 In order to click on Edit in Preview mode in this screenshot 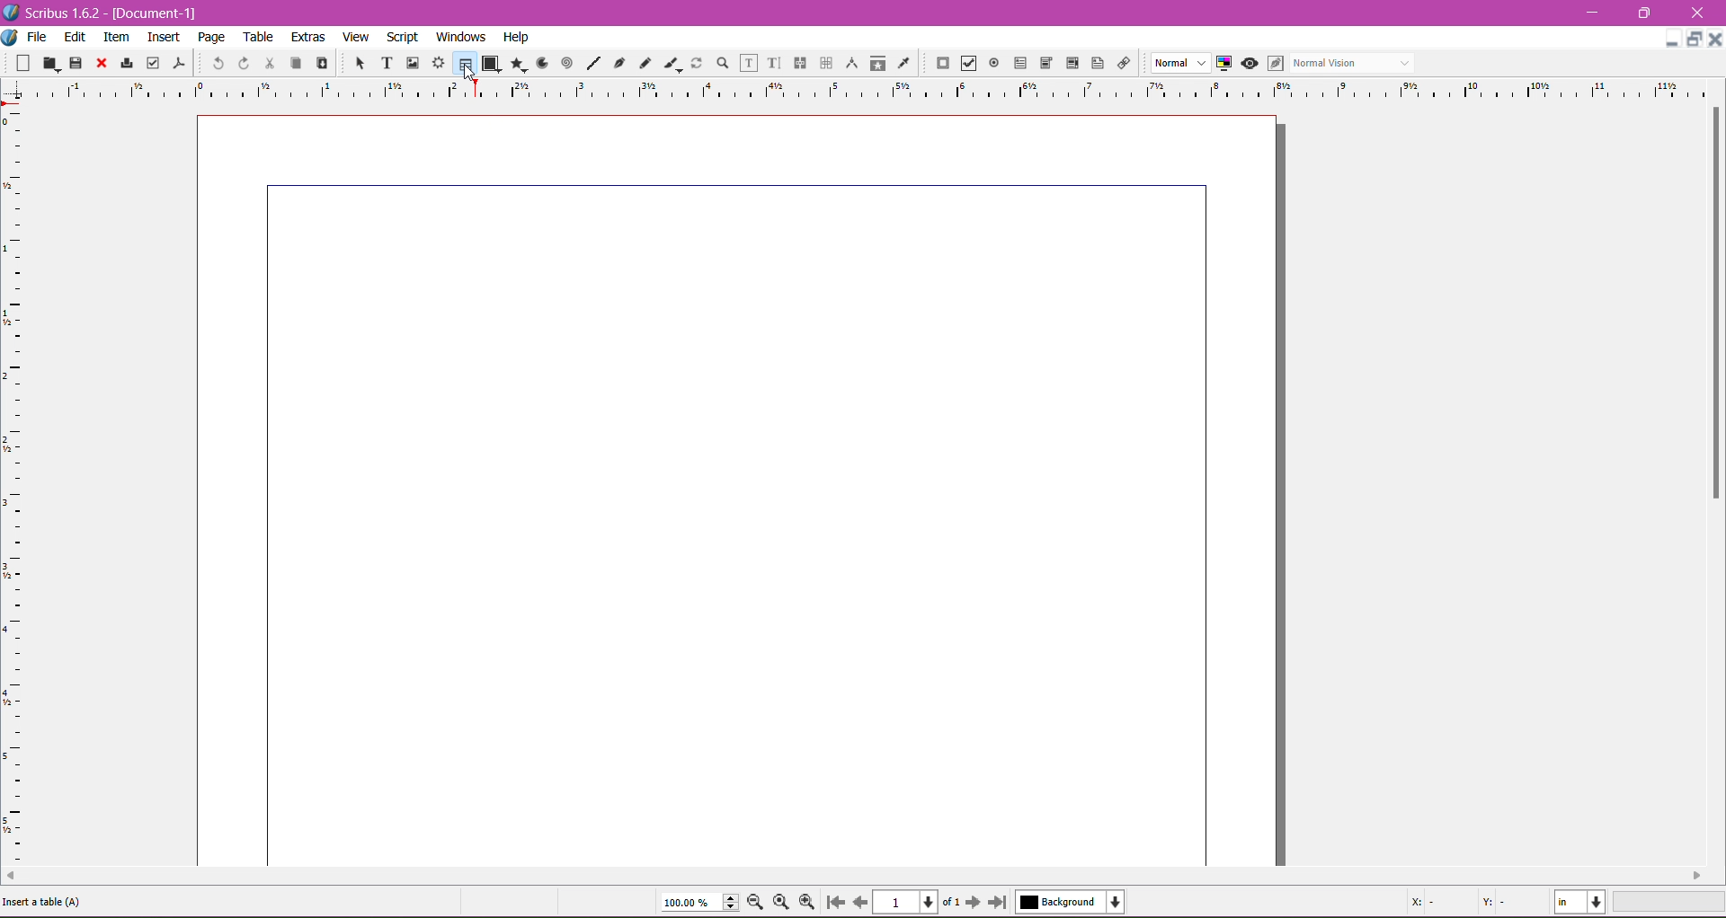, I will do `click(1274, 63)`.